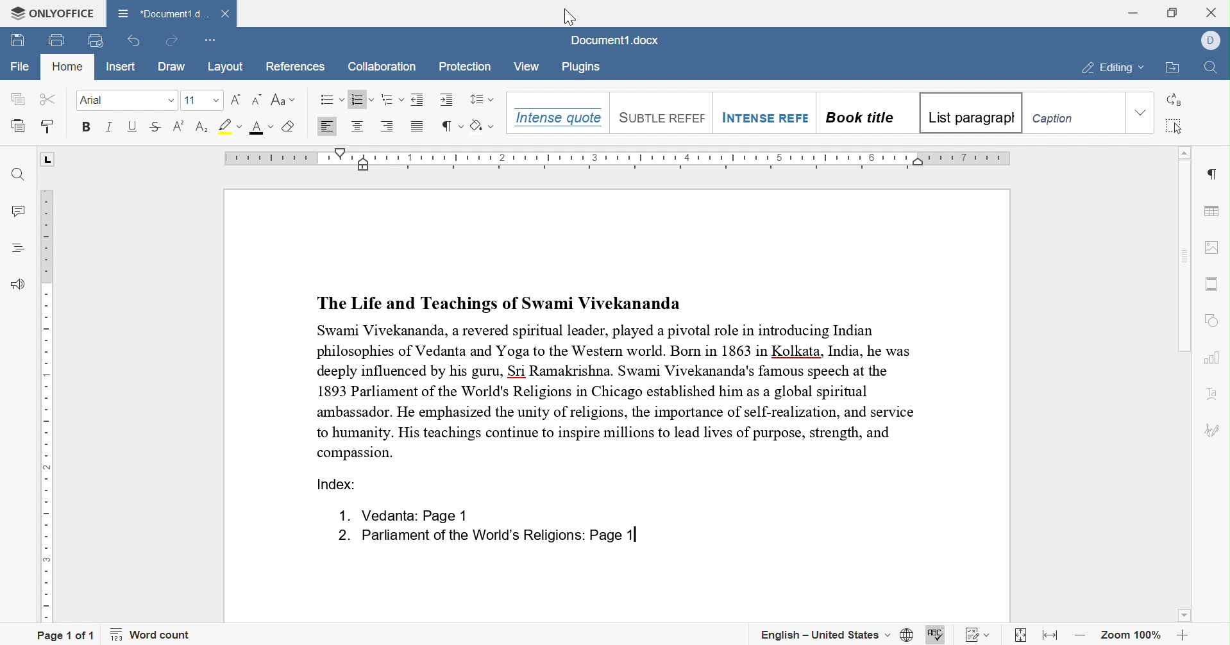 The width and height of the screenshot is (1230, 645). I want to click on highlight color, so click(230, 125).